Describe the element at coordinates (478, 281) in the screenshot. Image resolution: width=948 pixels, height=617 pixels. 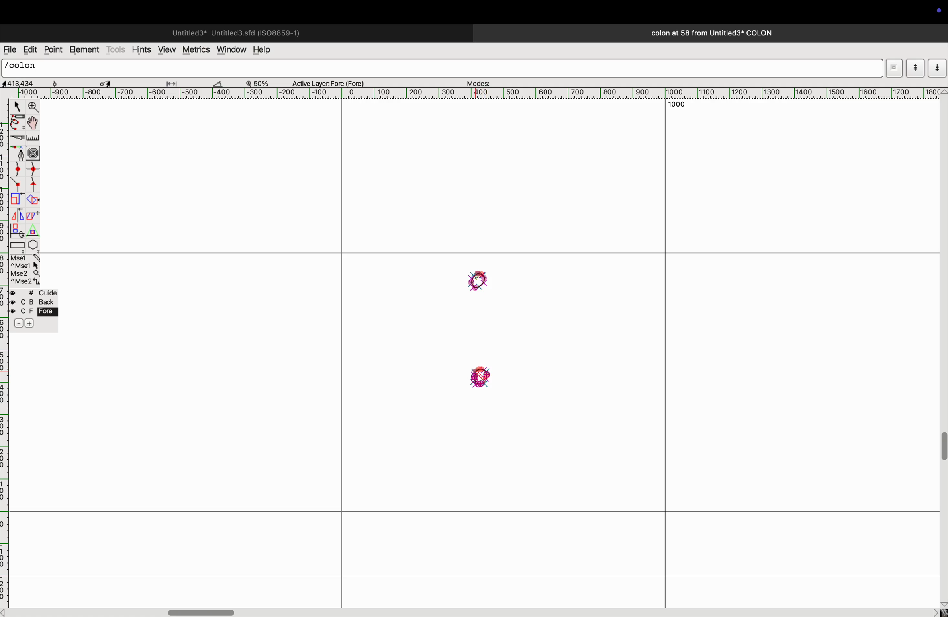
I see `circle` at that location.